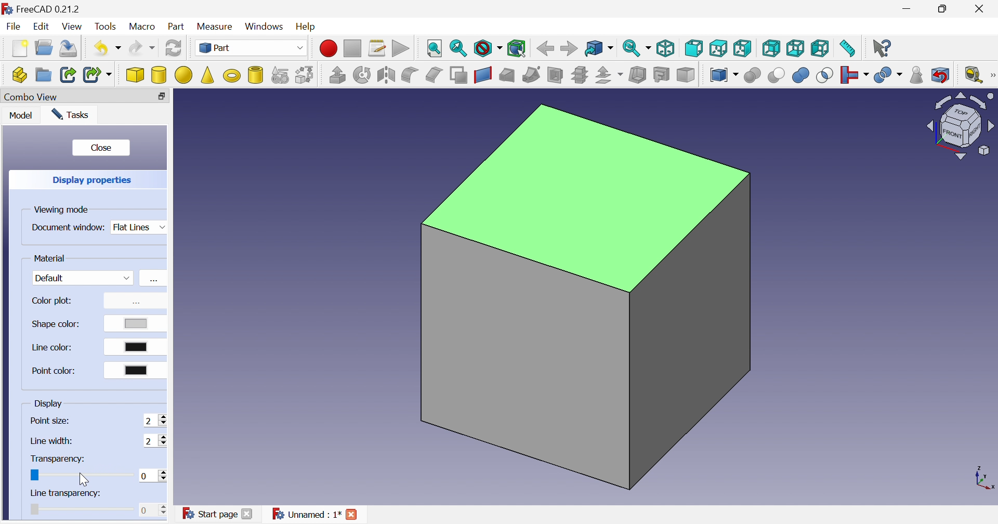 The image size is (998, 524). I want to click on Viewing angle, so click(958, 126).